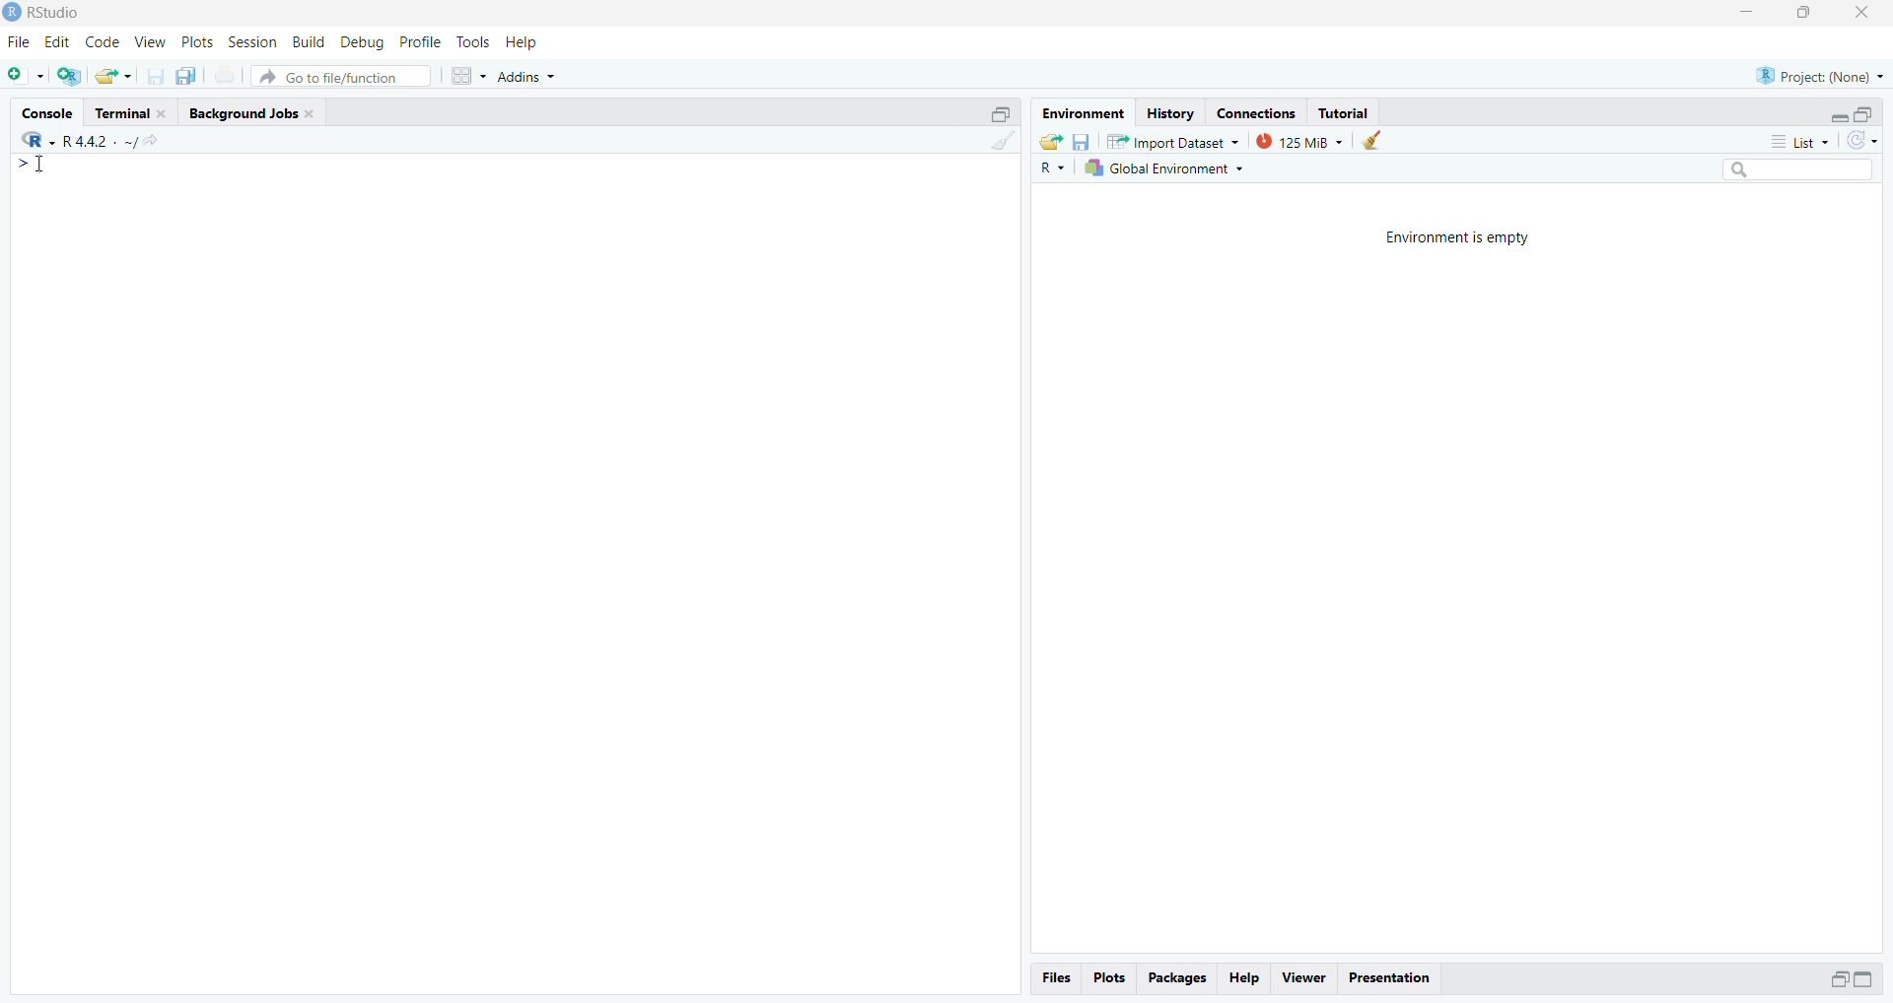 The image size is (1893, 1003). Describe the element at coordinates (225, 75) in the screenshot. I see `print` at that location.